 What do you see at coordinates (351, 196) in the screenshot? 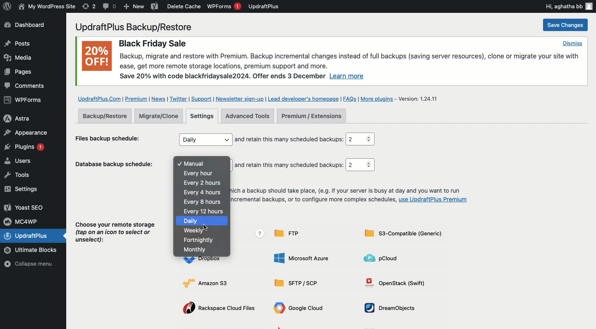
I see `To fix the time at which a backup should take place, (e.g. if your server is busy at day and you want to run
overnight), to take incremental backups, or to configure more complex schedules, use UpdraftPlus Premium` at bounding box center [351, 196].